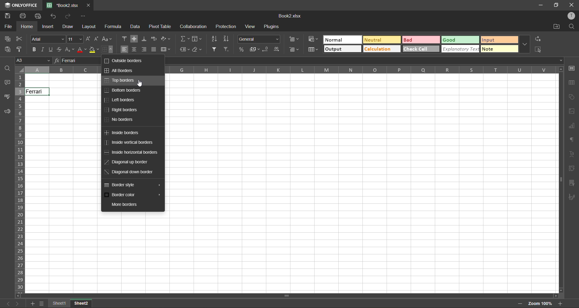 The width and height of the screenshot is (579, 308). Describe the element at coordinates (132, 183) in the screenshot. I see `border style` at that location.